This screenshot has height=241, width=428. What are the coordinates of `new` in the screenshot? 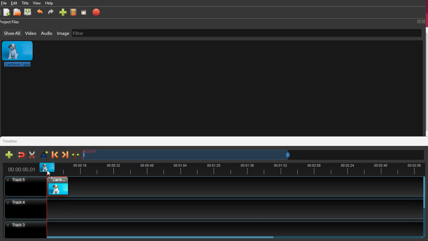 It's located at (6, 13).